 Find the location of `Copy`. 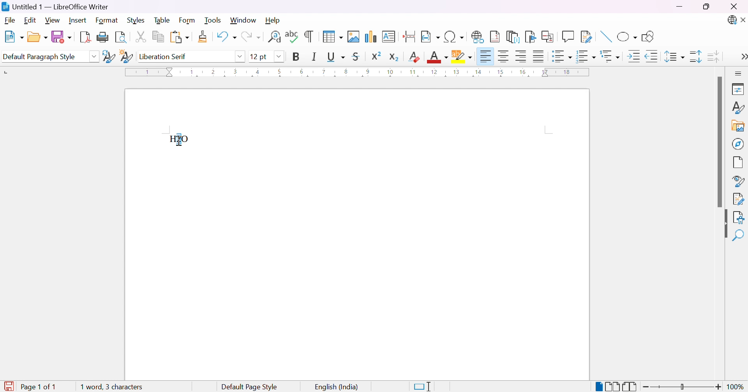

Copy is located at coordinates (159, 37).